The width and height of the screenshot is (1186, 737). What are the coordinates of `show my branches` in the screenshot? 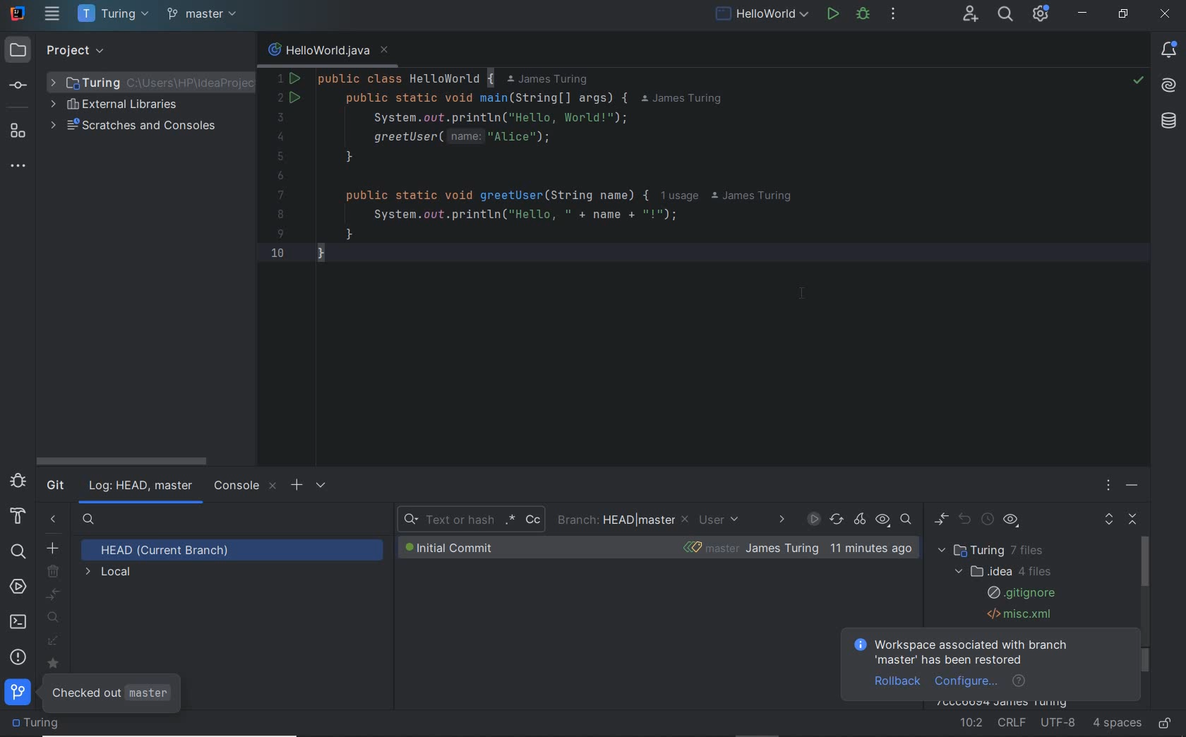 It's located at (55, 617).